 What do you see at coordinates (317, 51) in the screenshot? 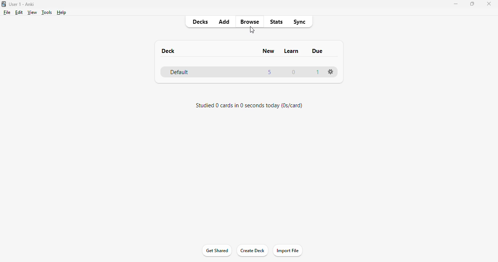
I see `due` at bounding box center [317, 51].